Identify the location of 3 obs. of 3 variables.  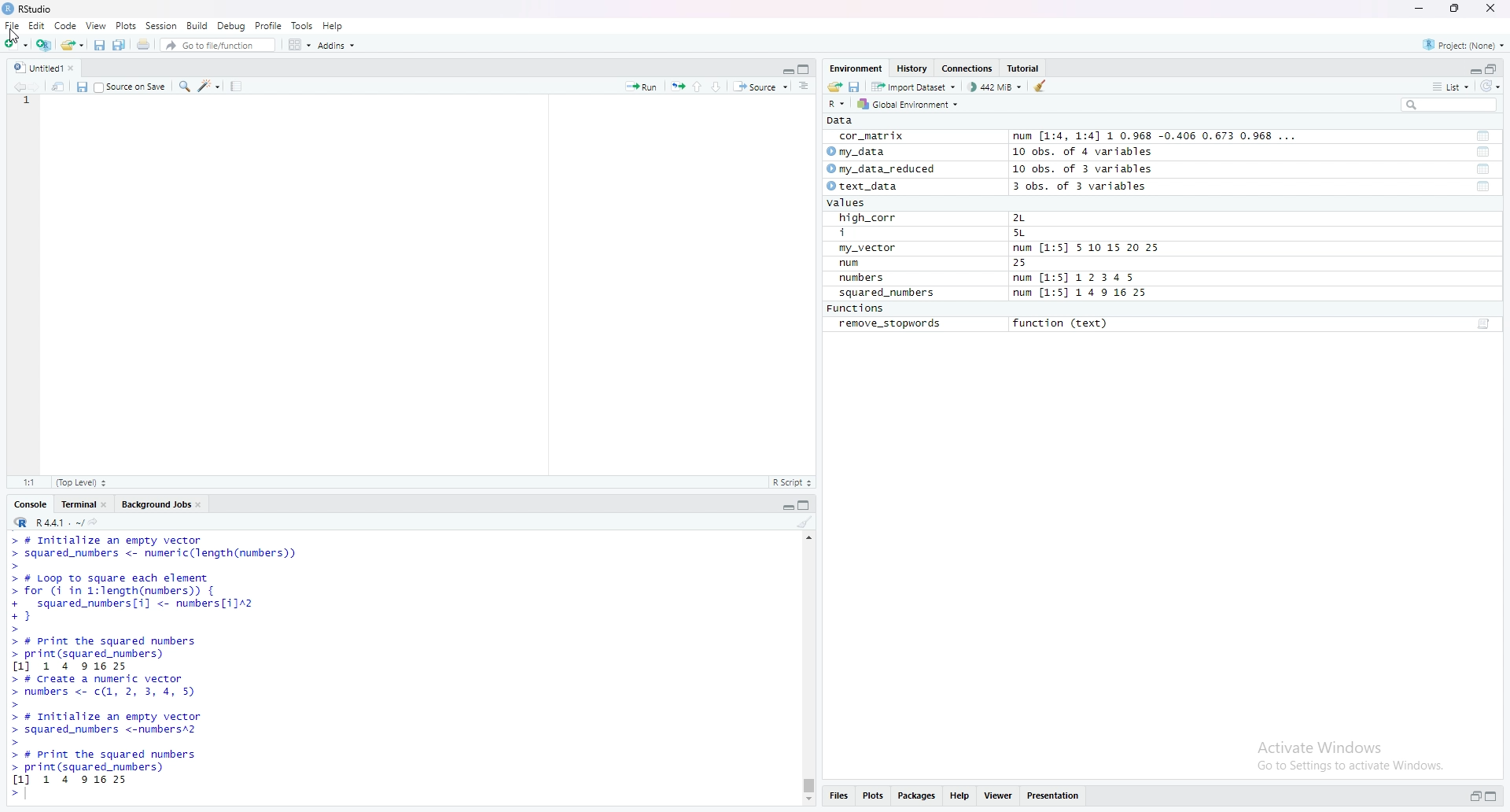
(1094, 186).